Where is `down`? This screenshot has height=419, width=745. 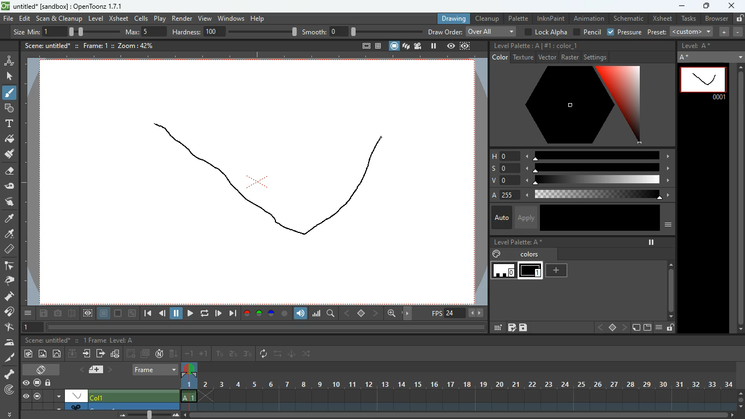 down is located at coordinates (174, 353).